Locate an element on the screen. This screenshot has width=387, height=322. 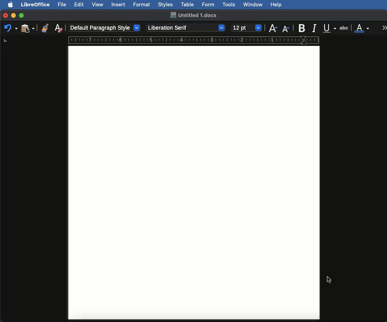
Italics is located at coordinates (316, 27).